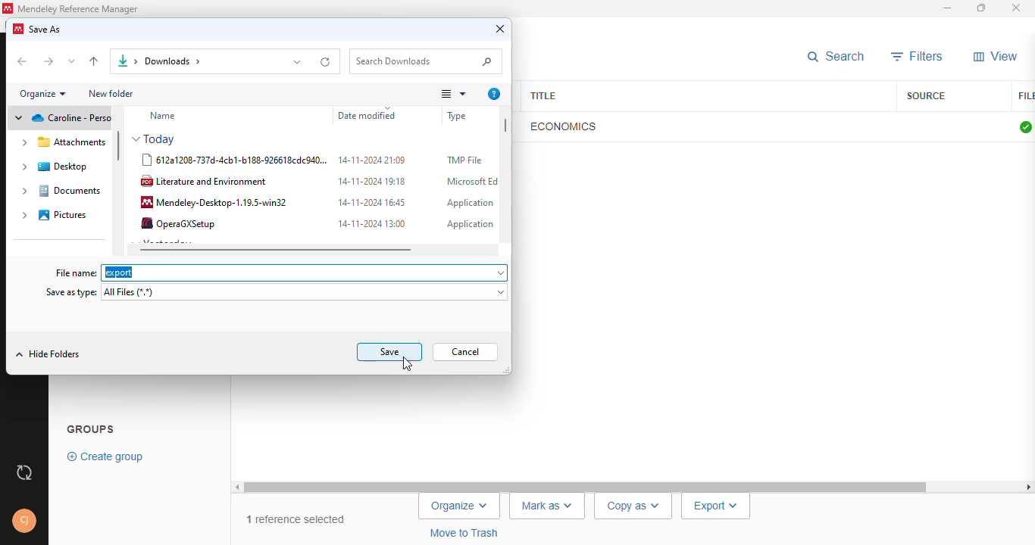 This screenshot has height=545, width=1035. What do you see at coordinates (917, 57) in the screenshot?
I see `filters` at bounding box center [917, 57].